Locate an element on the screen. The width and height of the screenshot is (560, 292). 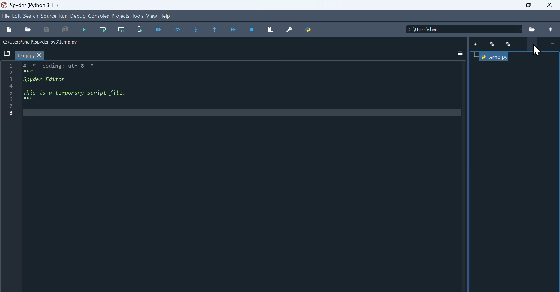
Spyder (Python 3.11) is located at coordinates (37, 5).